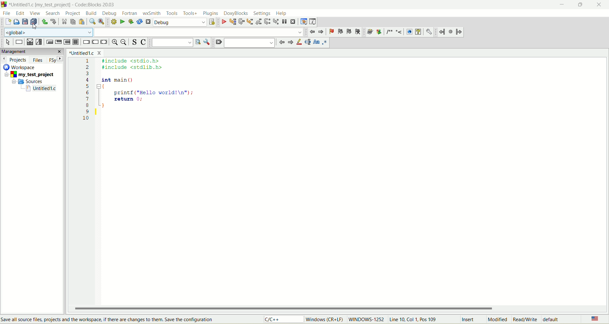 This screenshot has height=324, width=609. Describe the element at coordinates (495, 319) in the screenshot. I see `modified` at that location.